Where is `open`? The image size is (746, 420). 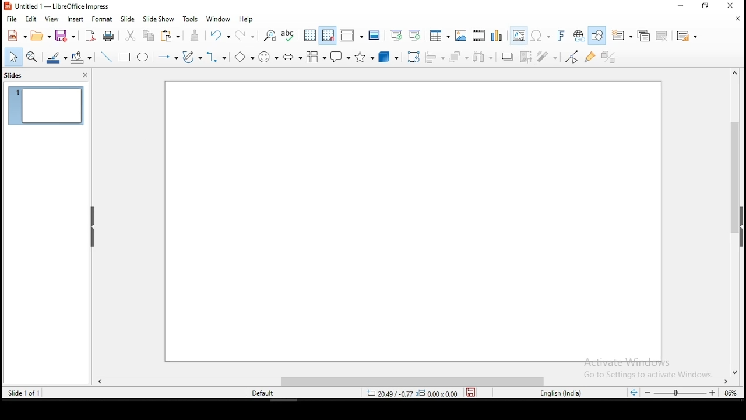
open is located at coordinates (40, 37).